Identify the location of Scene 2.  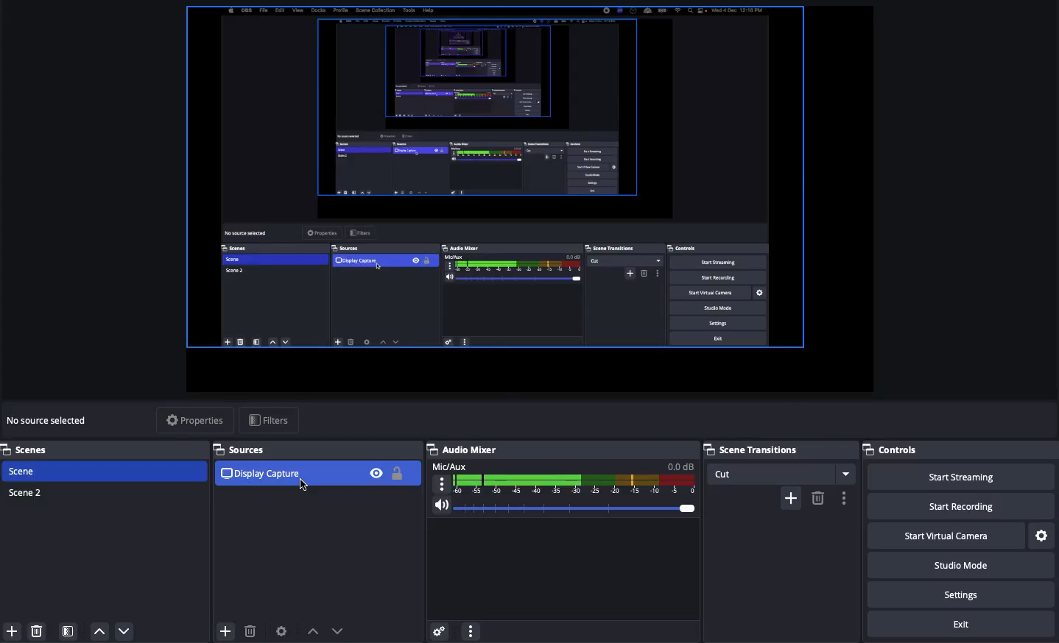
(27, 491).